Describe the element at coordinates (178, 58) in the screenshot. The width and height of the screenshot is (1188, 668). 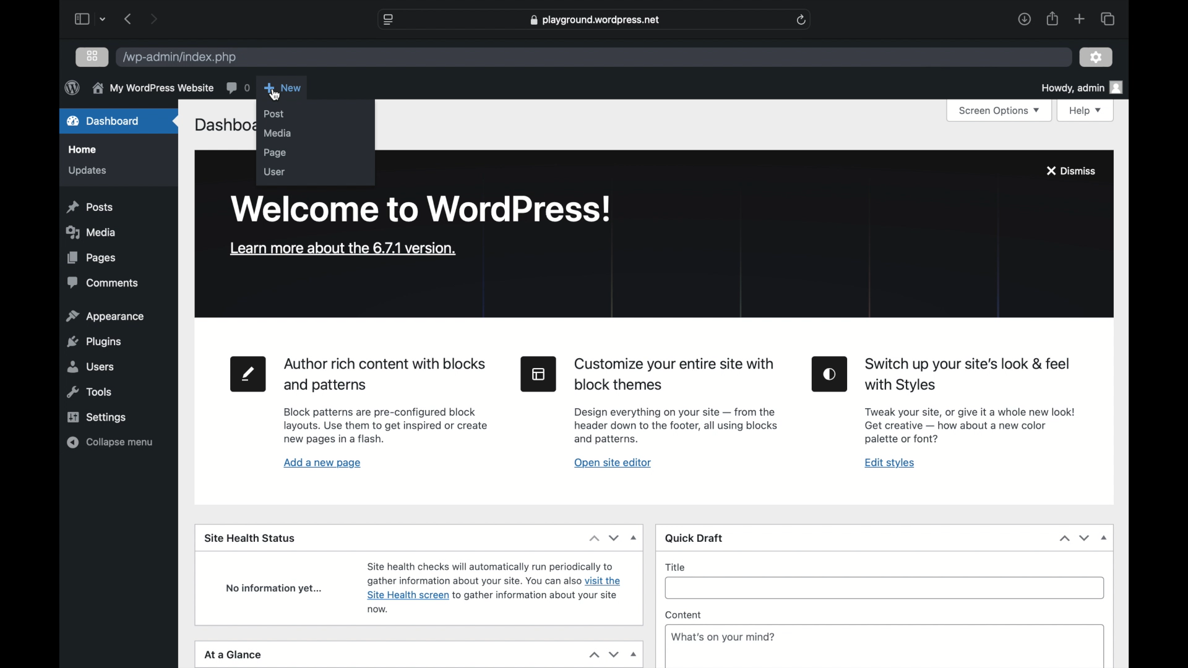
I see `wordpress address` at that location.